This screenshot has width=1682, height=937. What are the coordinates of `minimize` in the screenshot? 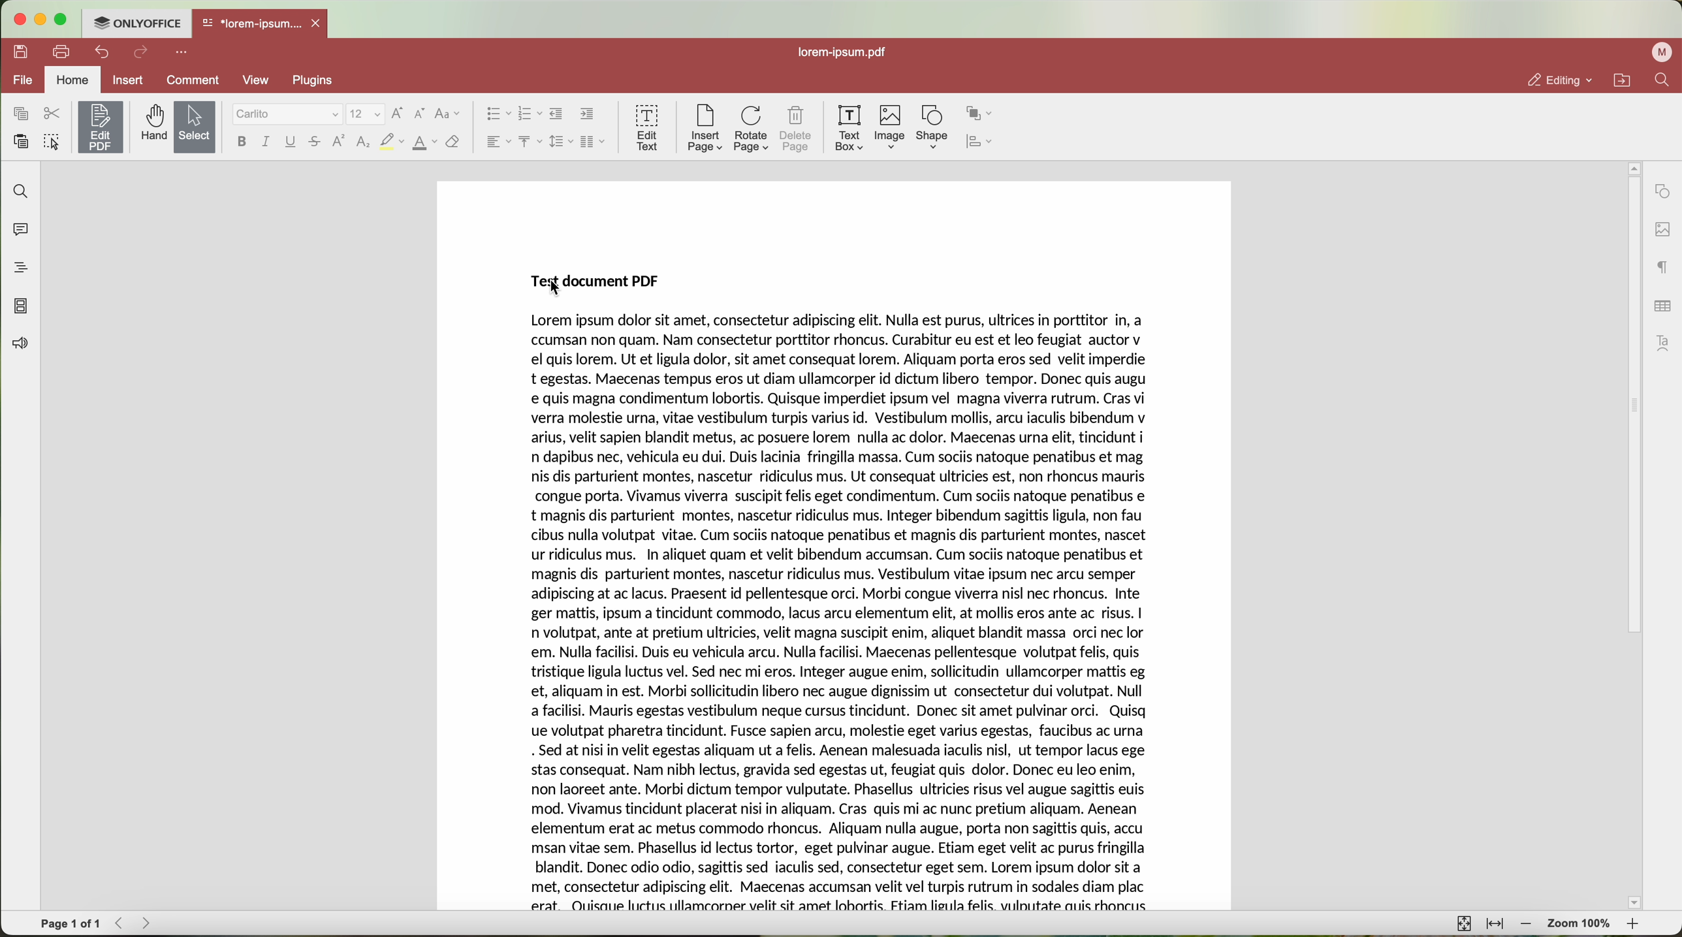 It's located at (43, 20).